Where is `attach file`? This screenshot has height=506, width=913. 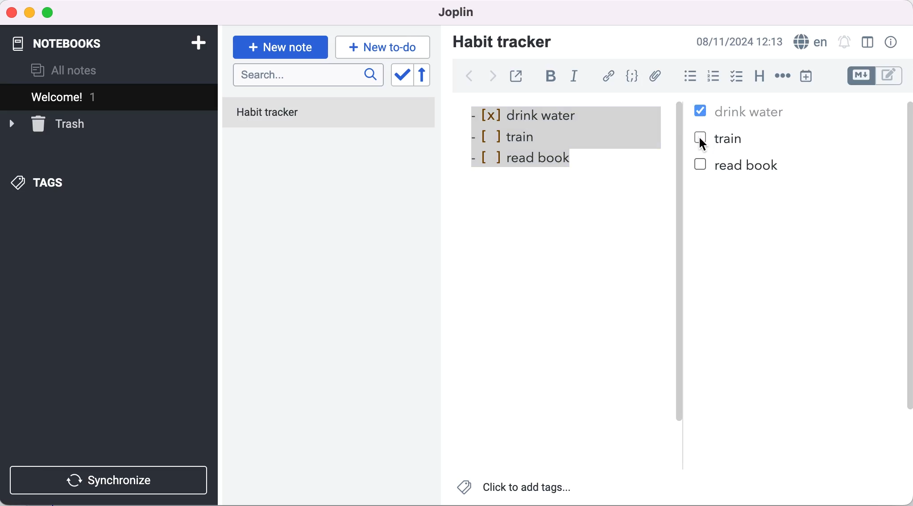
attach file is located at coordinates (657, 76).